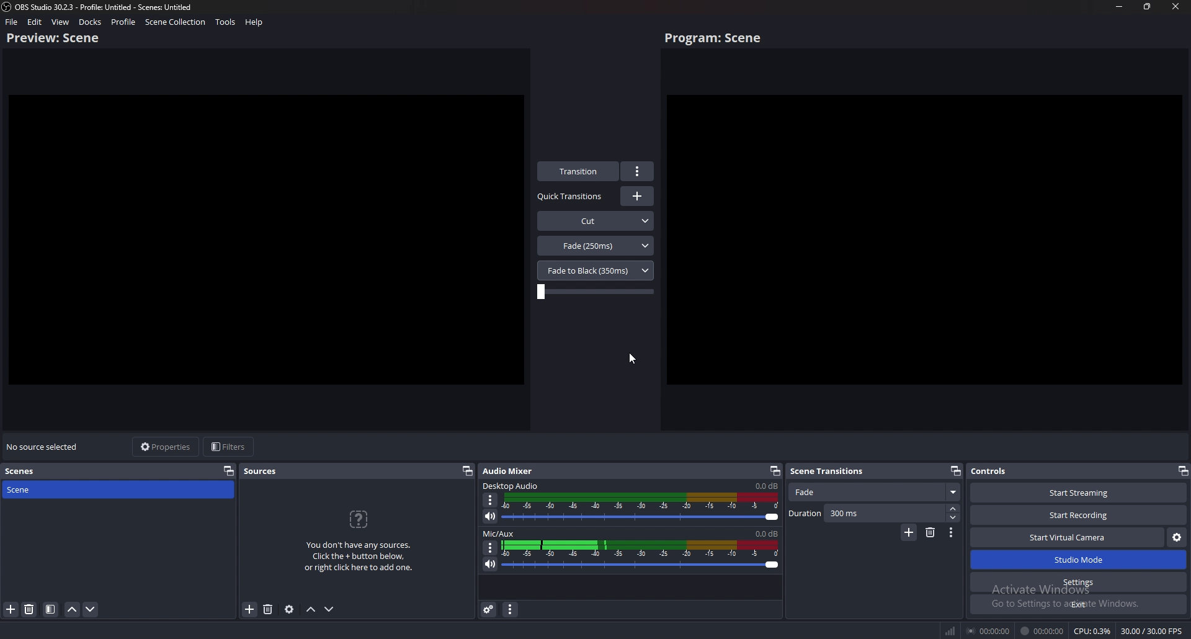 Image resolution: width=1191 pixels, height=639 pixels. I want to click on  00:00:00, so click(1043, 631).